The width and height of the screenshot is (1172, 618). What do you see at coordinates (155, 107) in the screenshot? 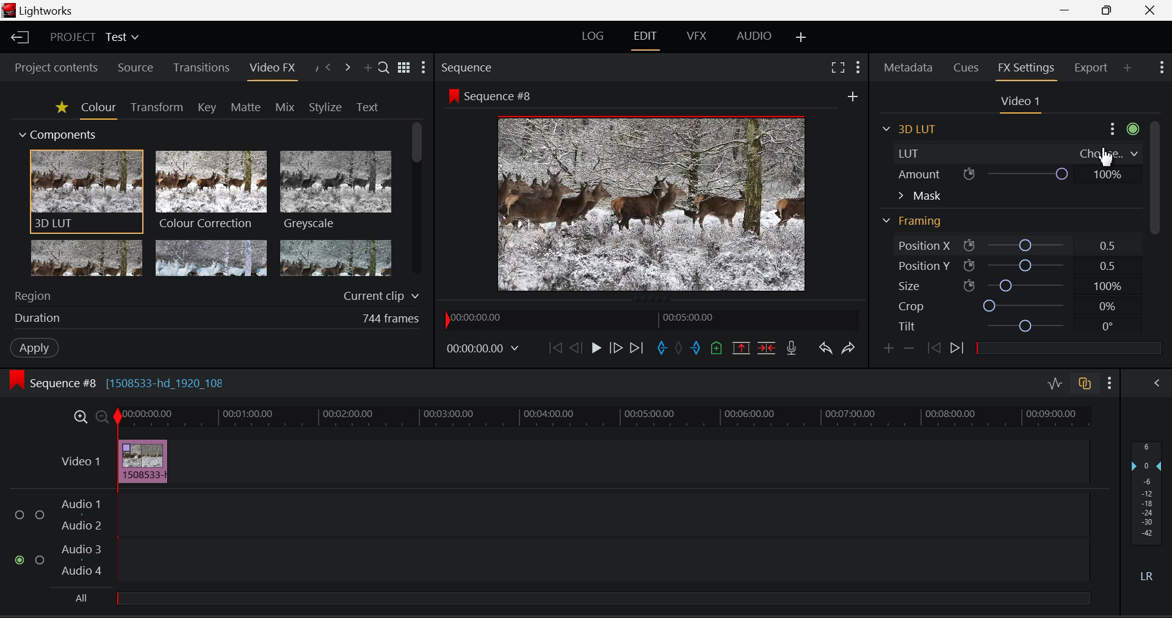
I see `Transform` at bounding box center [155, 107].